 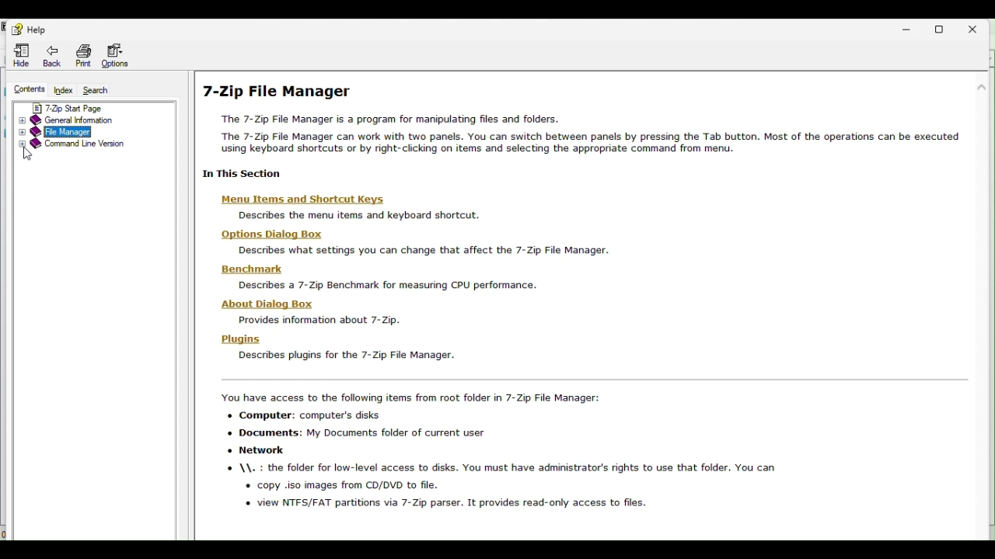 What do you see at coordinates (321, 321) in the screenshot?
I see `Provides information about 7-Zip.` at bounding box center [321, 321].